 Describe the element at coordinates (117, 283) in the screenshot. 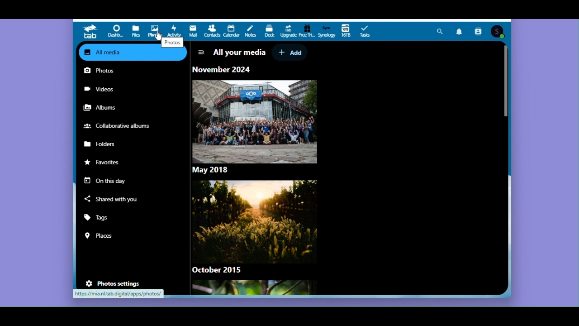

I see `Photo settings` at that location.